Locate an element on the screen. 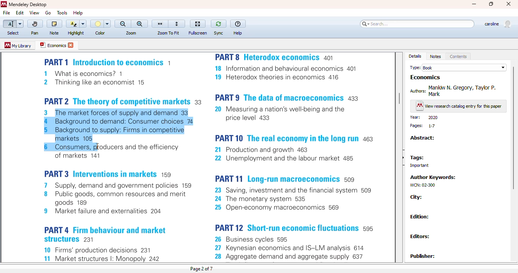 The height and width of the screenshot is (273, 518). fullscreen is located at coordinates (198, 33).